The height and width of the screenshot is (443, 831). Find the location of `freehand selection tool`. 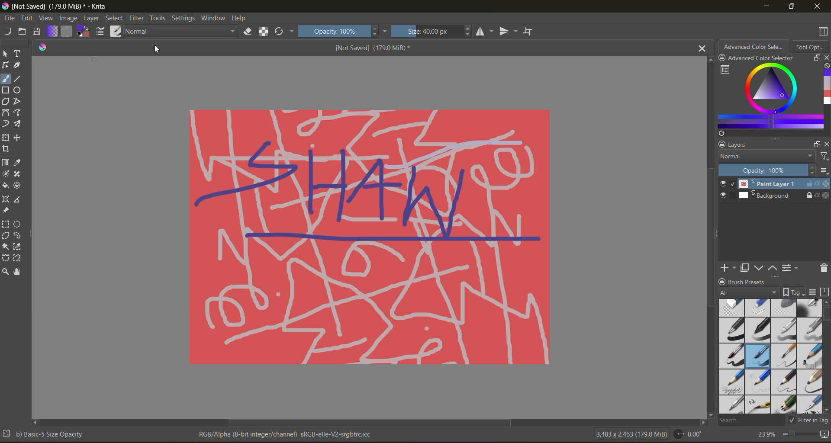

freehand selection tool is located at coordinates (19, 235).